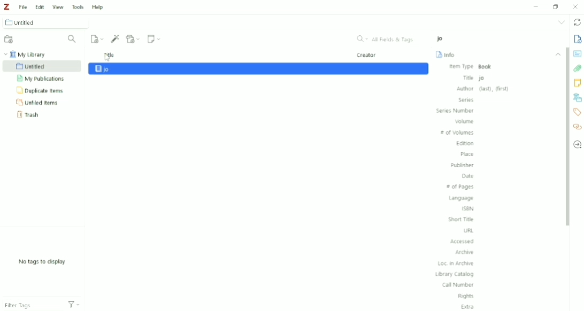 The width and height of the screenshot is (584, 311). What do you see at coordinates (107, 58) in the screenshot?
I see `Cursor on title` at bounding box center [107, 58].